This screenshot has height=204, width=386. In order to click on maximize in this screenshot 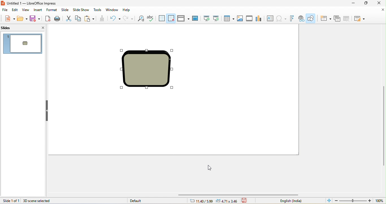, I will do `click(366, 3)`.